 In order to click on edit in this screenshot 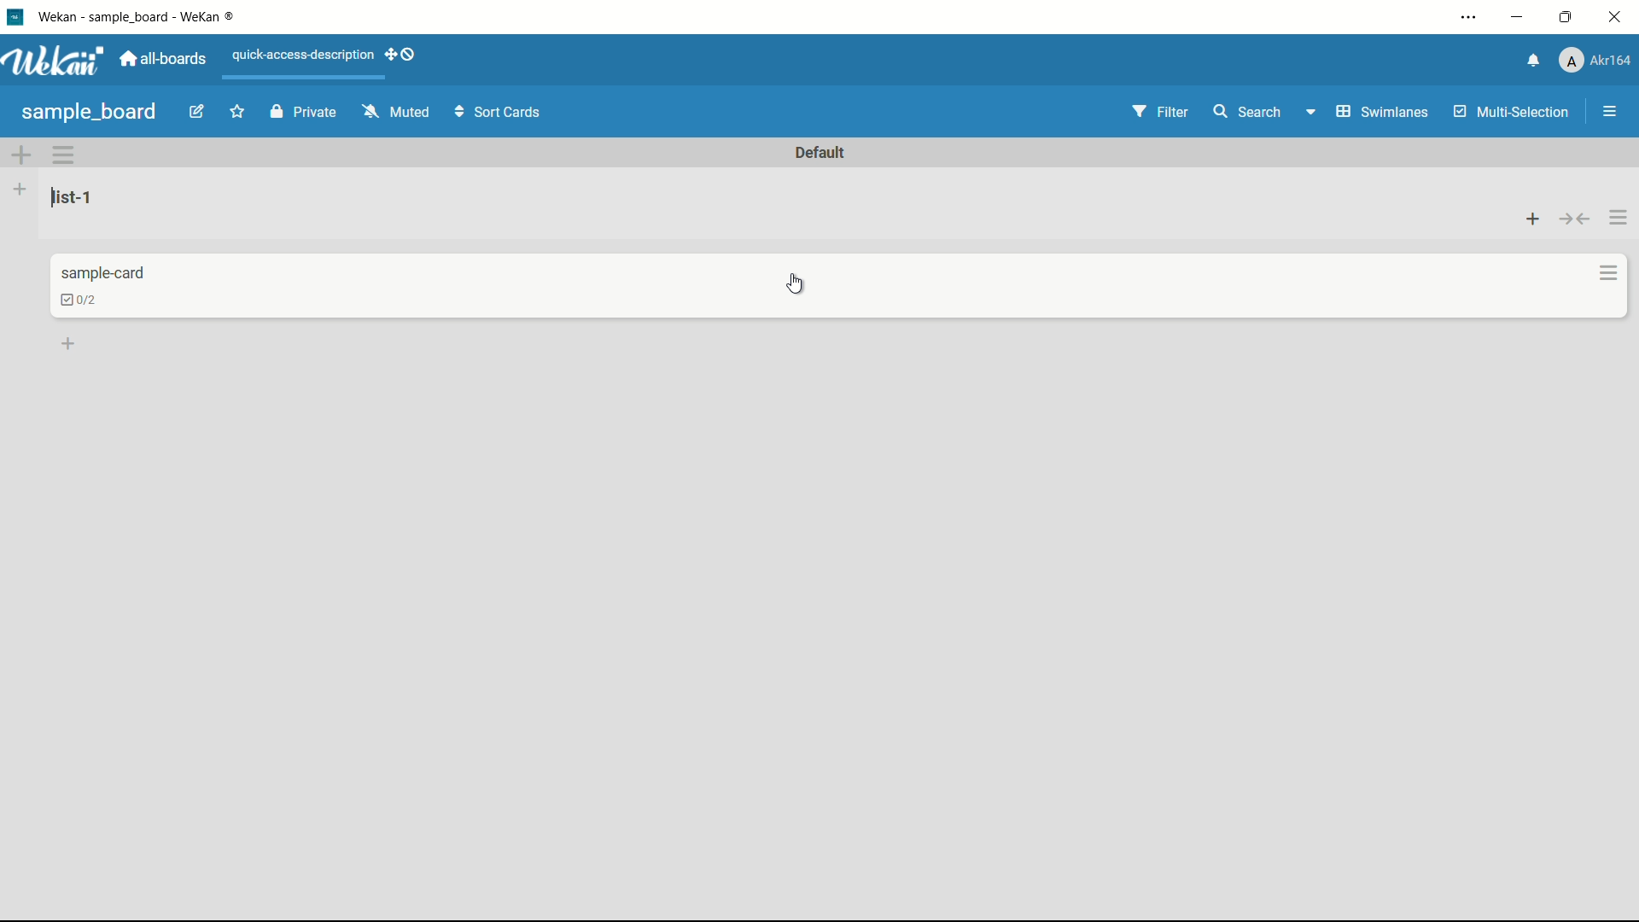, I will do `click(199, 114)`.